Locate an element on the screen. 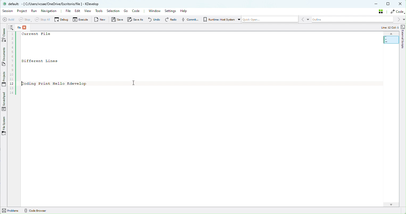 The width and height of the screenshot is (406, 214). Quick Open is located at coordinates (269, 20).